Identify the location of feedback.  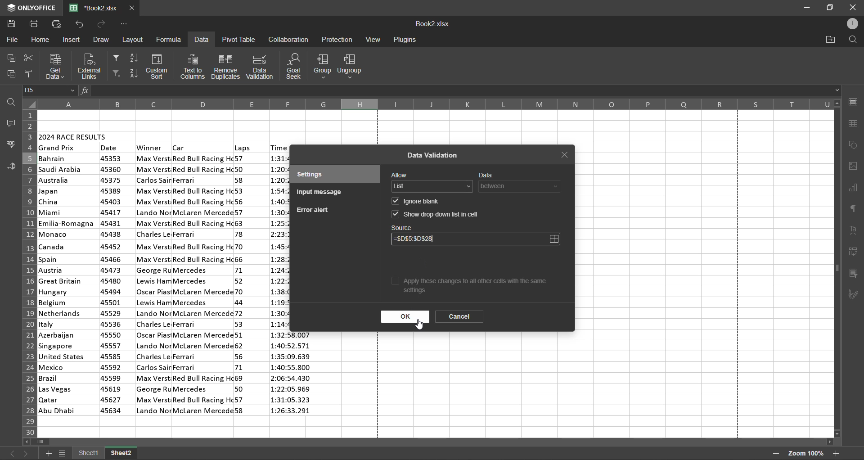
(9, 167).